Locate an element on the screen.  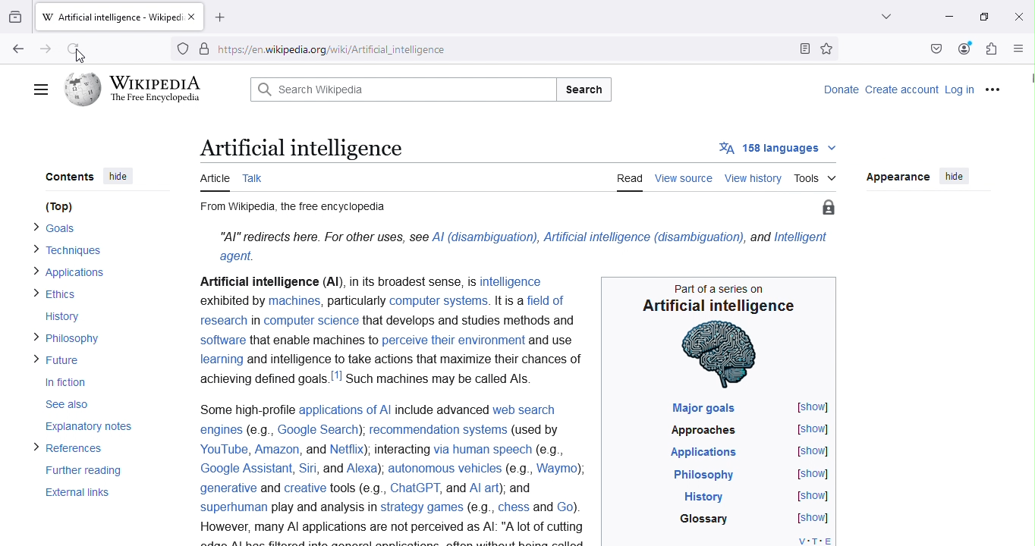
Siri is located at coordinates (307, 469).